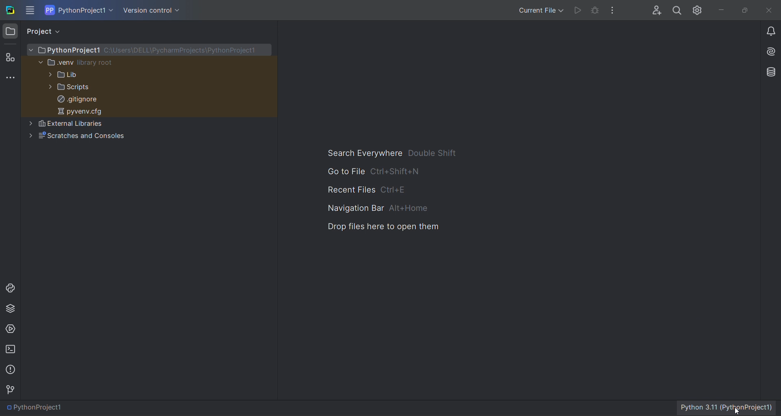 This screenshot has width=781, height=416. What do you see at coordinates (393, 190) in the screenshot?
I see `hotkey options` at bounding box center [393, 190].